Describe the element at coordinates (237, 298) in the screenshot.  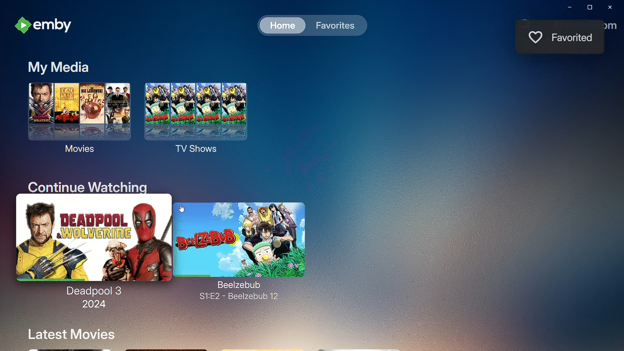
I see `S1:E2 - Beelzebub 2` at that location.